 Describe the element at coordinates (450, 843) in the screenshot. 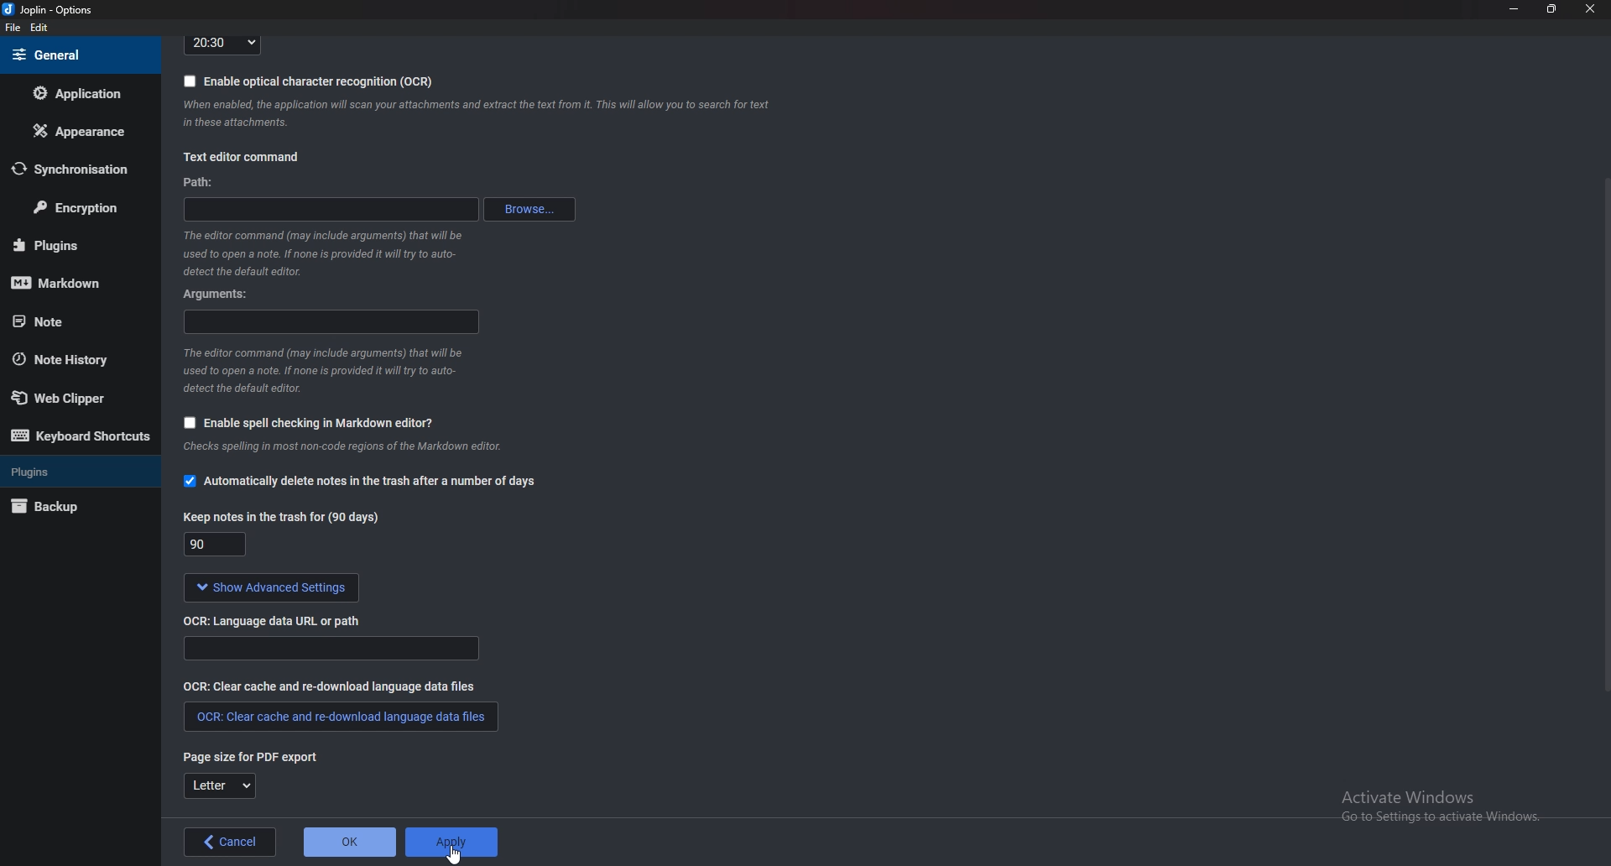

I see `Apply` at that location.